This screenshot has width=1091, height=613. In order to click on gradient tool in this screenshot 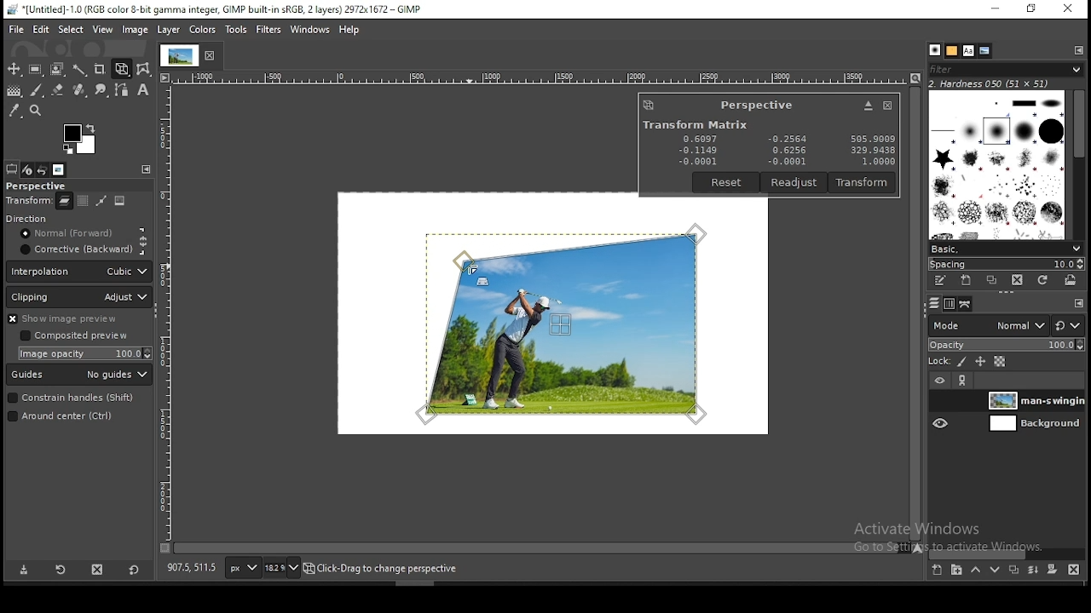, I will do `click(17, 91)`.